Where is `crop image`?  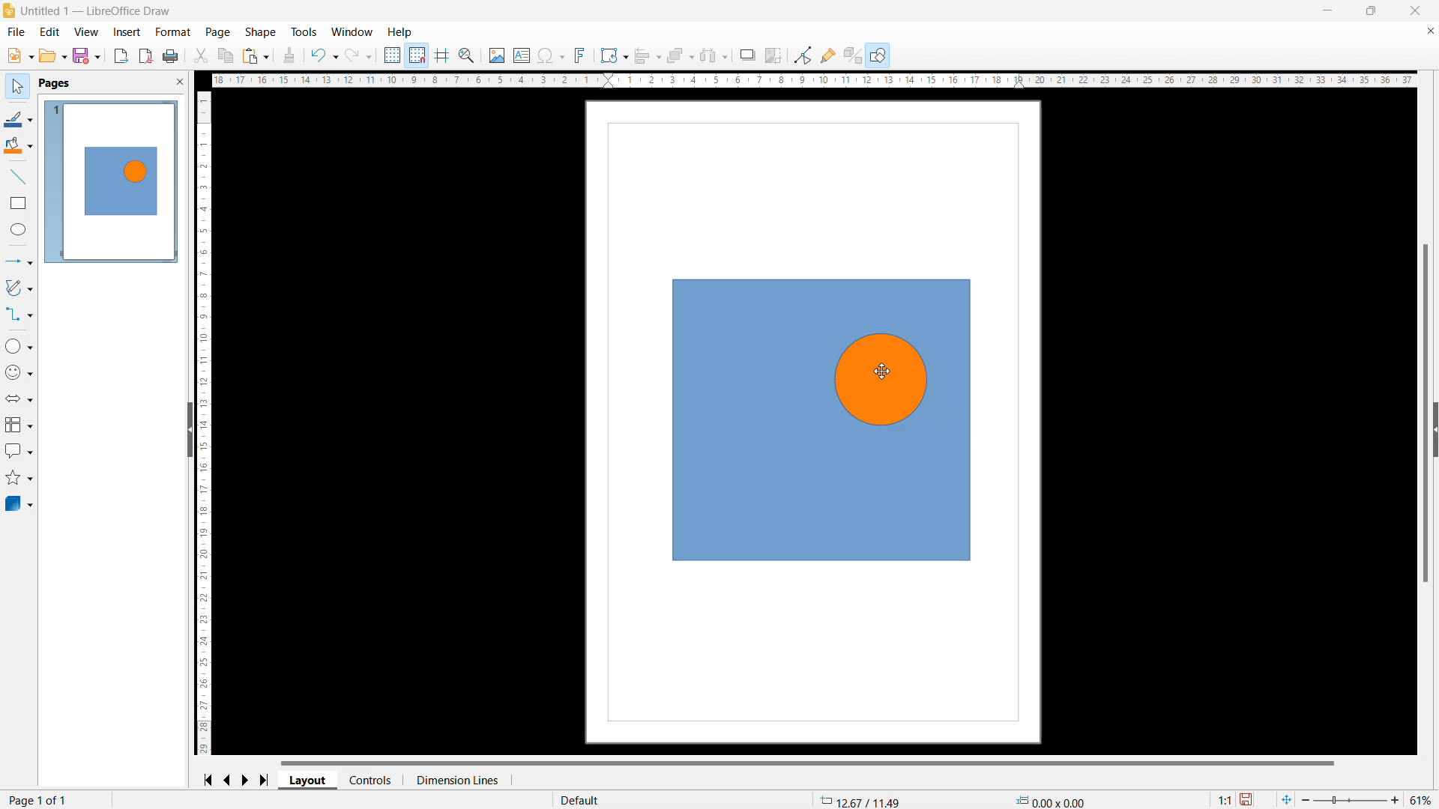 crop image is located at coordinates (773, 55).